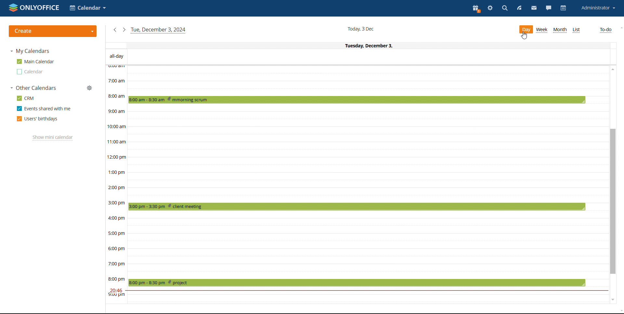 The width and height of the screenshot is (624, 314). What do you see at coordinates (159, 30) in the screenshot?
I see `today` at bounding box center [159, 30].